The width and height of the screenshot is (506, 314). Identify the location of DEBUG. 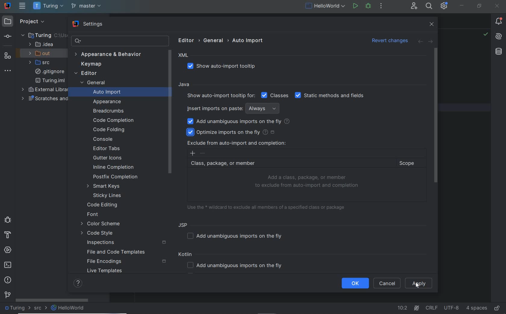
(368, 6).